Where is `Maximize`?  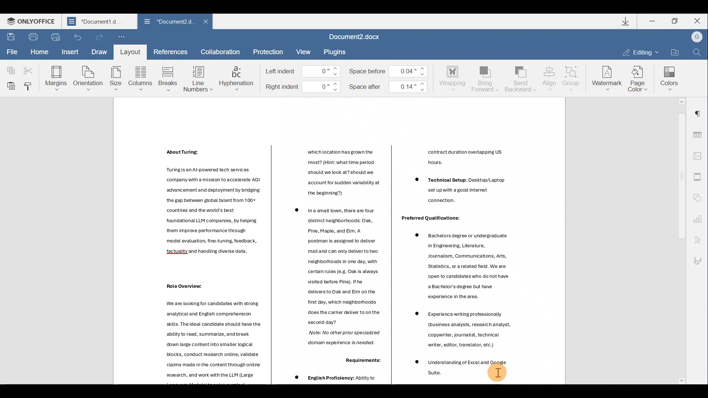
Maximize is located at coordinates (676, 21).